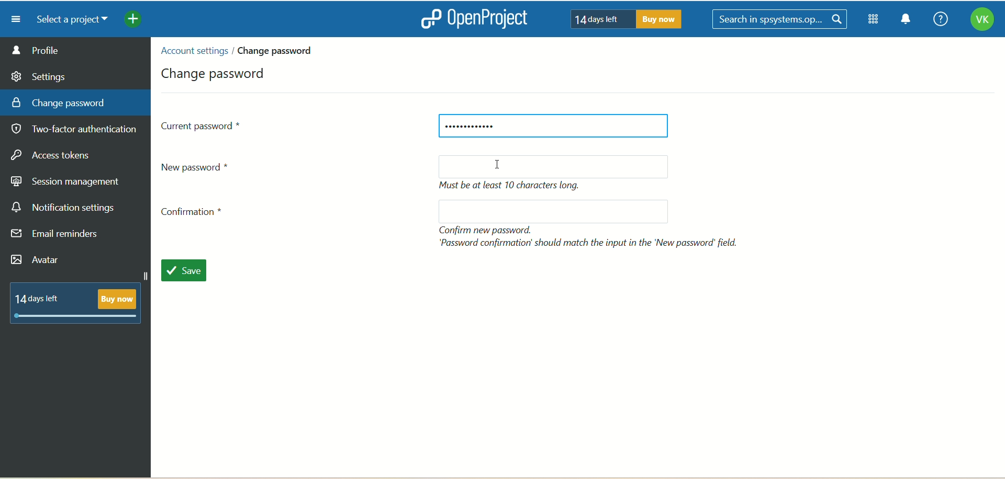  Describe the element at coordinates (781, 20) in the screenshot. I see `search` at that location.